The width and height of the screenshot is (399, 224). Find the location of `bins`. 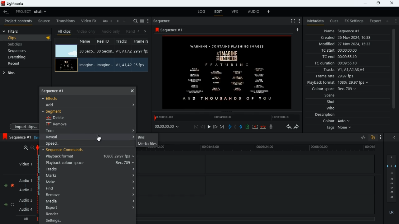

bins is located at coordinates (12, 74).